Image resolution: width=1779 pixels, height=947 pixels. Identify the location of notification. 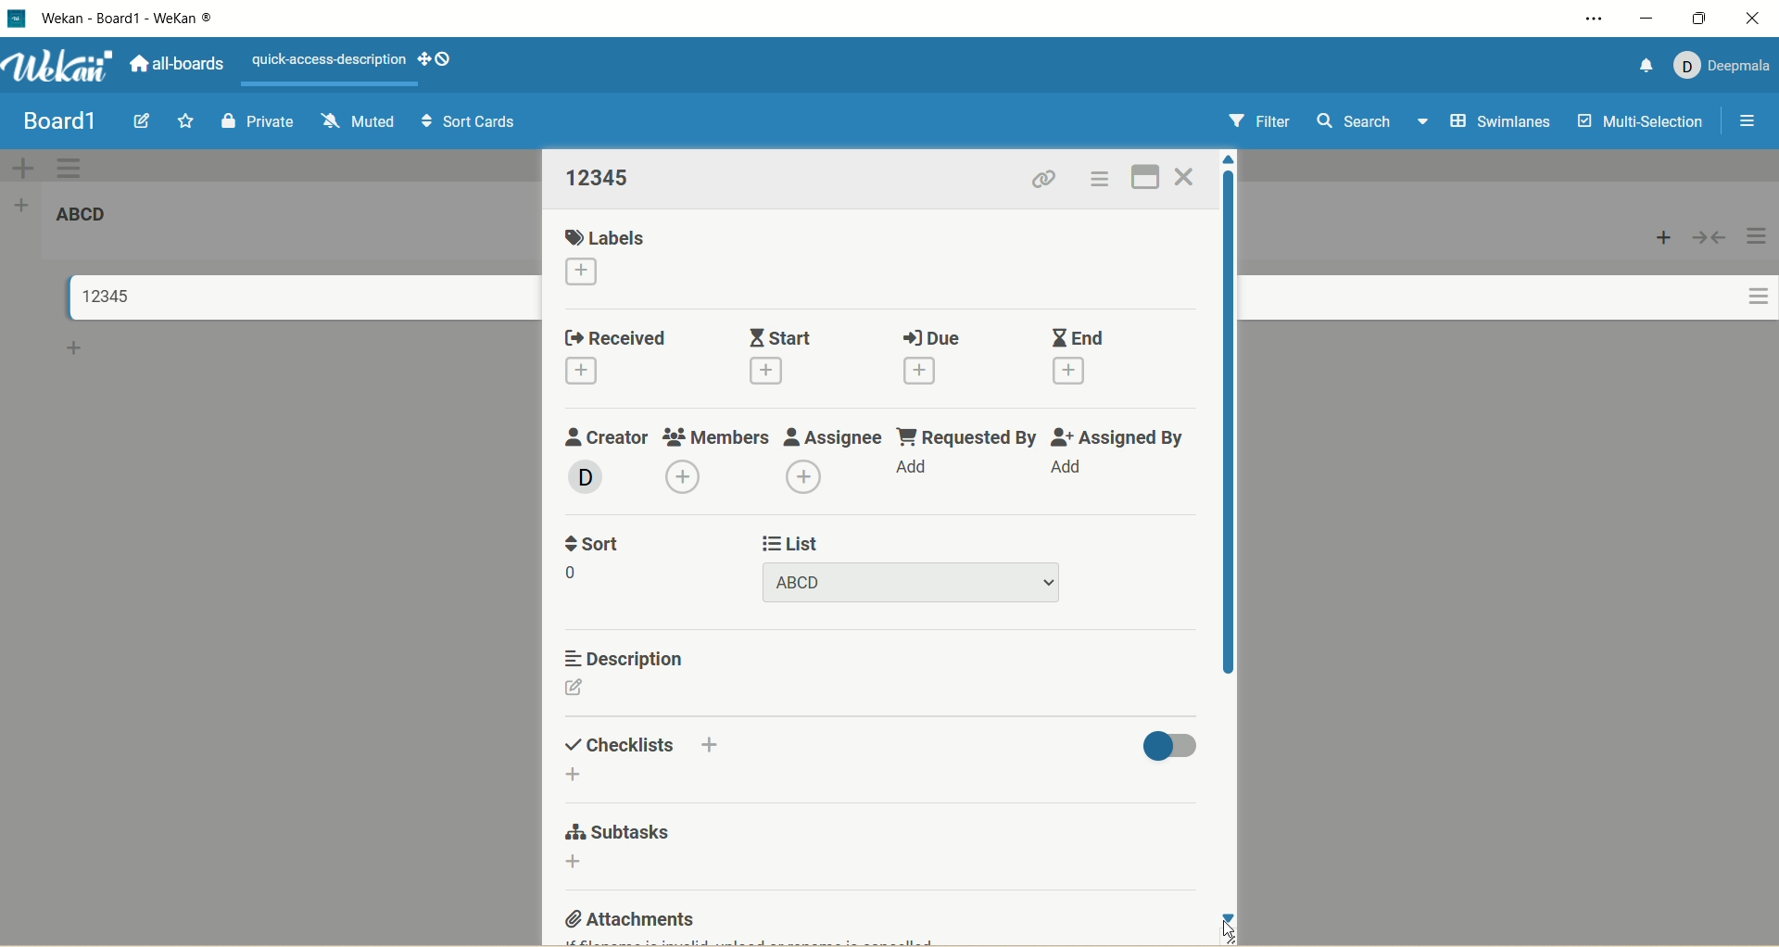
(1639, 64).